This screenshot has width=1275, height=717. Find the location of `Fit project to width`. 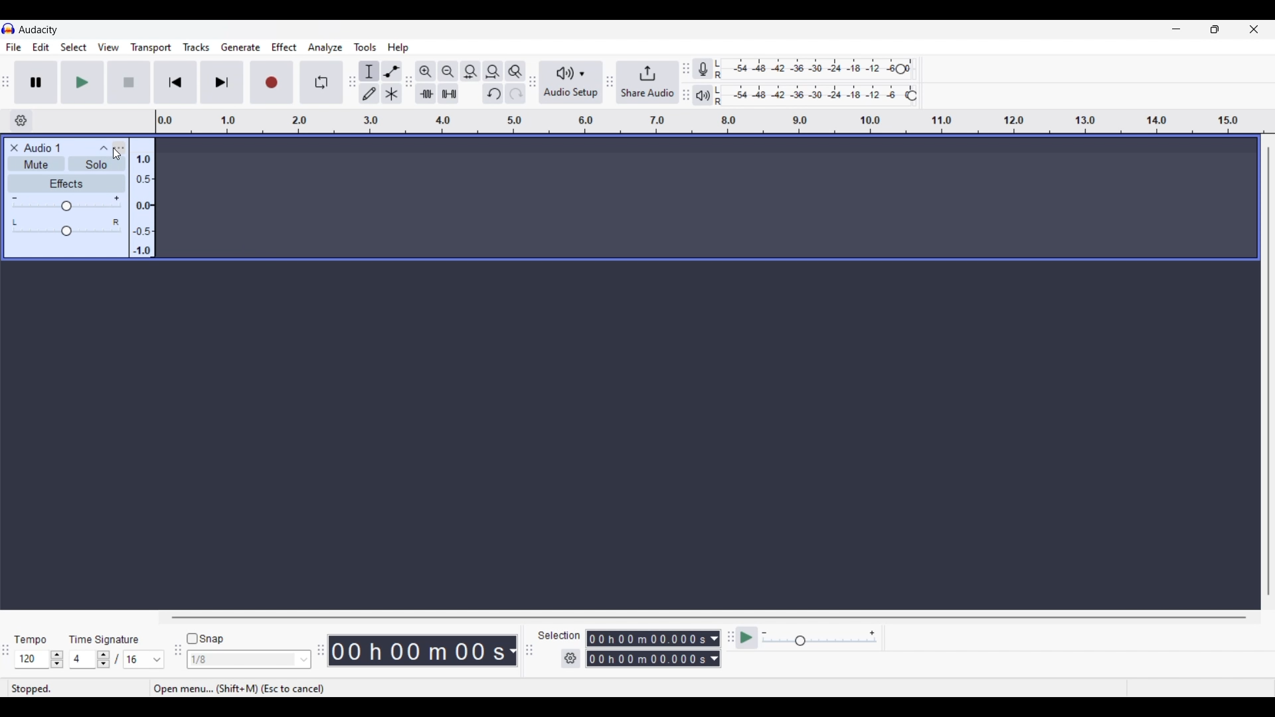

Fit project to width is located at coordinates (493, 71).